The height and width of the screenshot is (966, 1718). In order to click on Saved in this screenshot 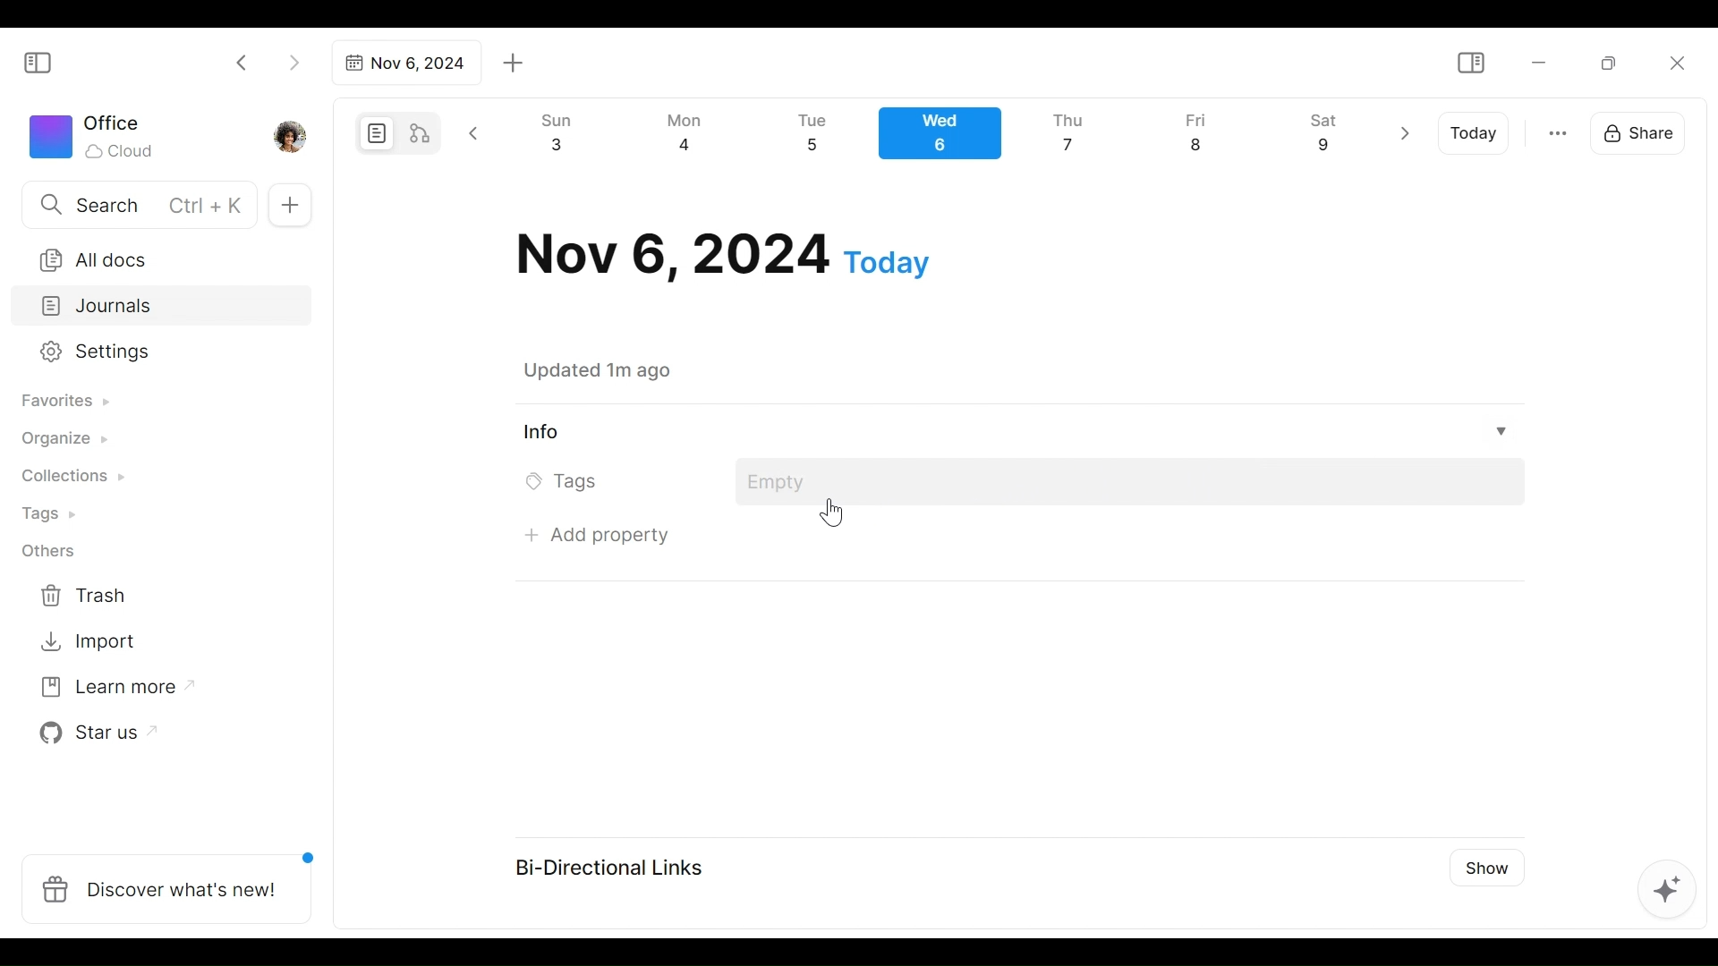, I will do `click(619, 370)`.